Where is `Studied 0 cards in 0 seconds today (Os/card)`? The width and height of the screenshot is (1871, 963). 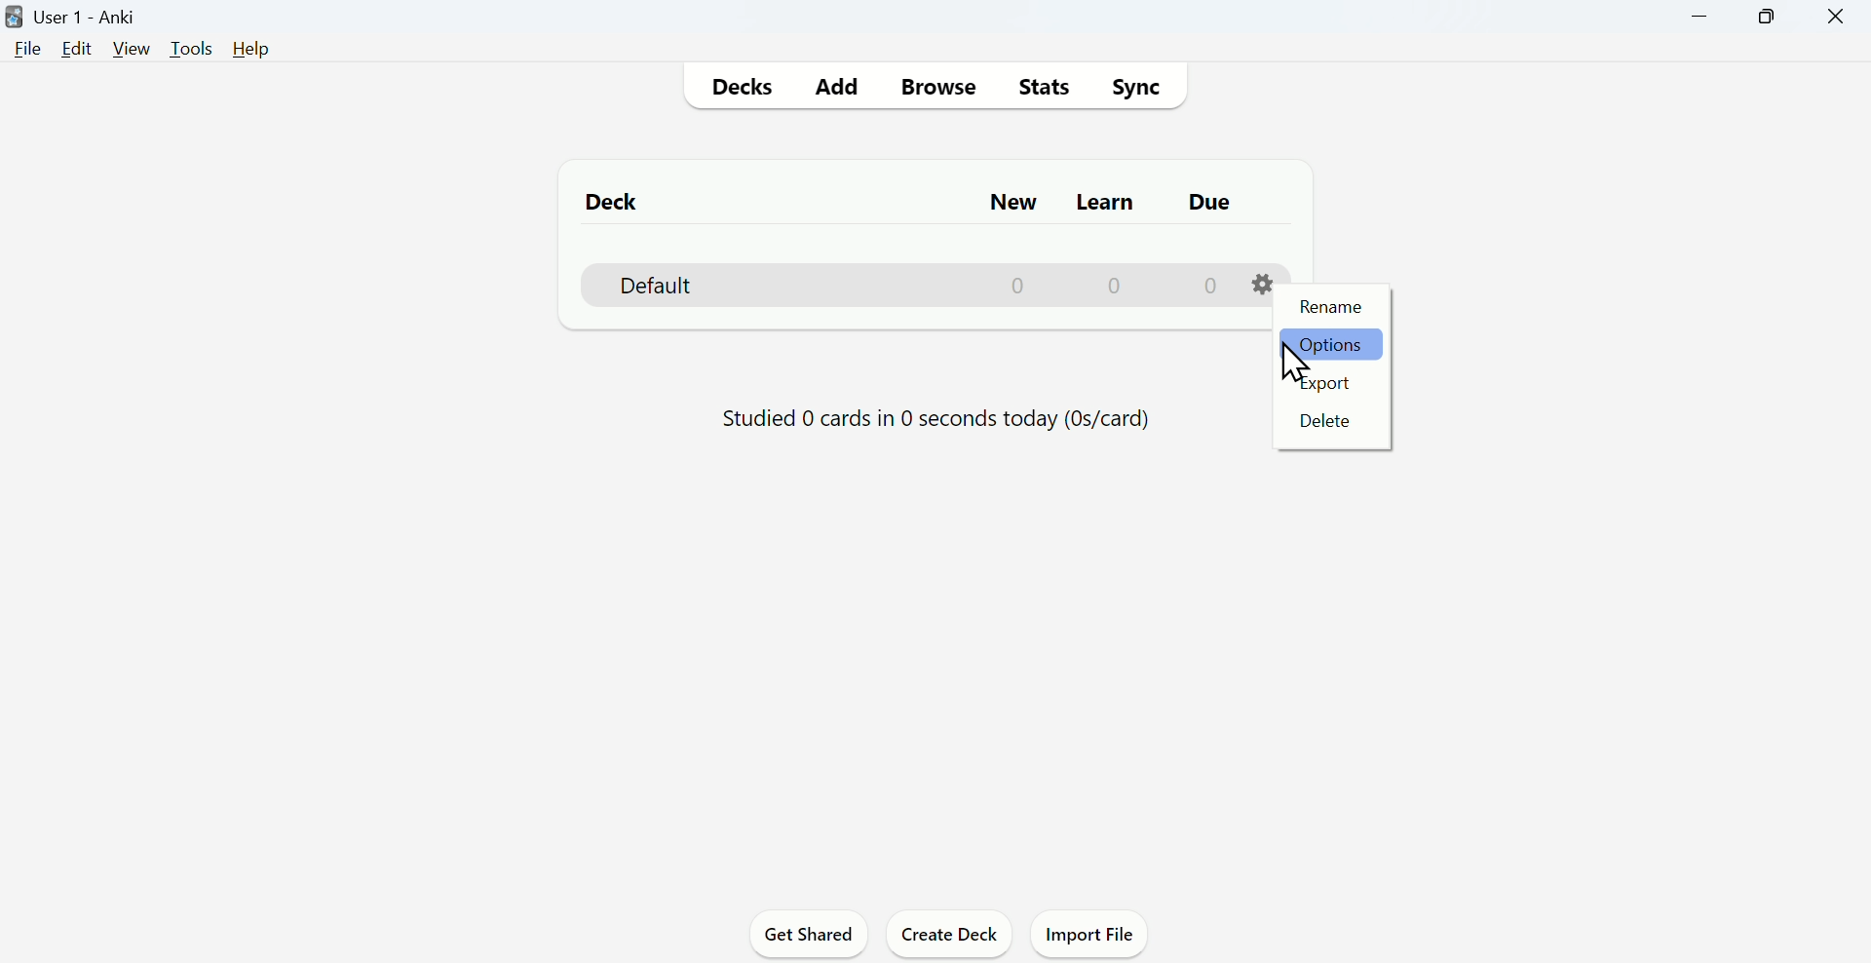 Studied 0 cards in 0 seconds today (Os/card) is located at coordinates (929, 417).